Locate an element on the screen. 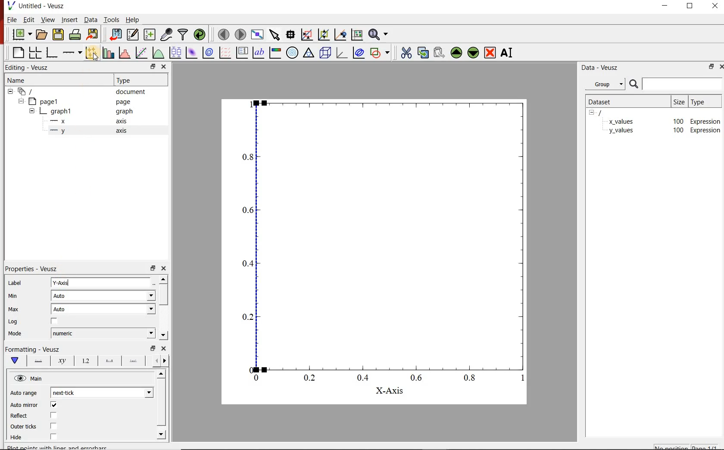 The width and height of the screenshot is (724, 450). edit  is located at coordinates (30, 19).